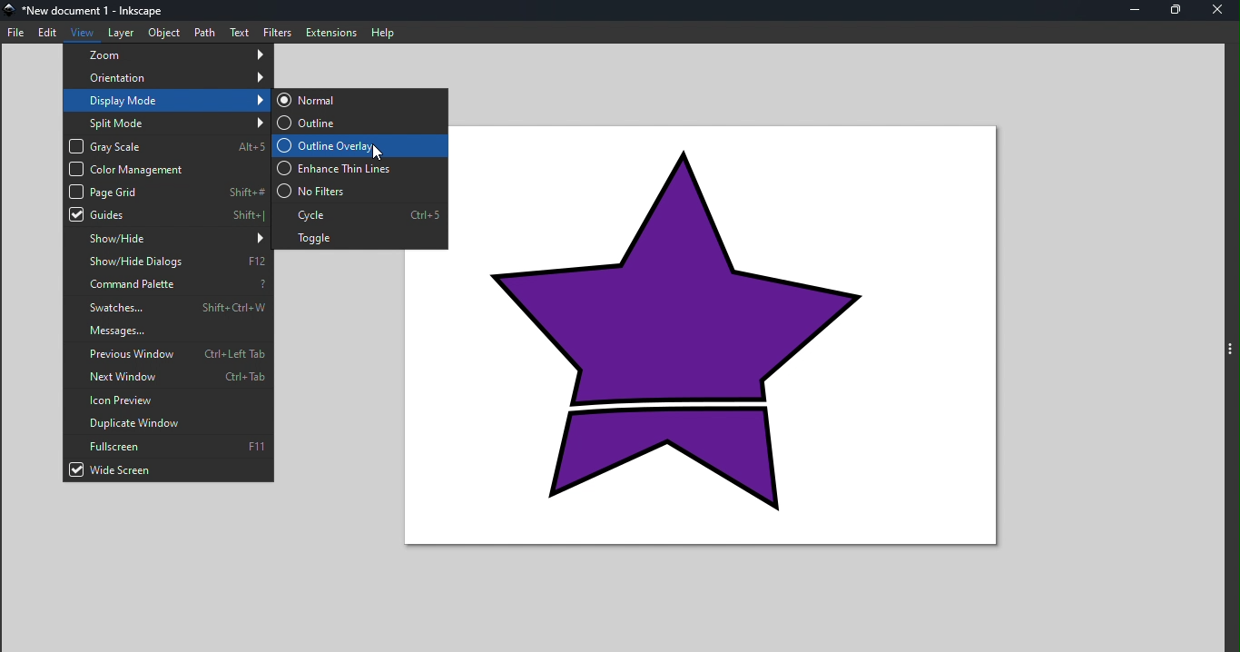  I want to click on Gray scale, so click(169, 145).